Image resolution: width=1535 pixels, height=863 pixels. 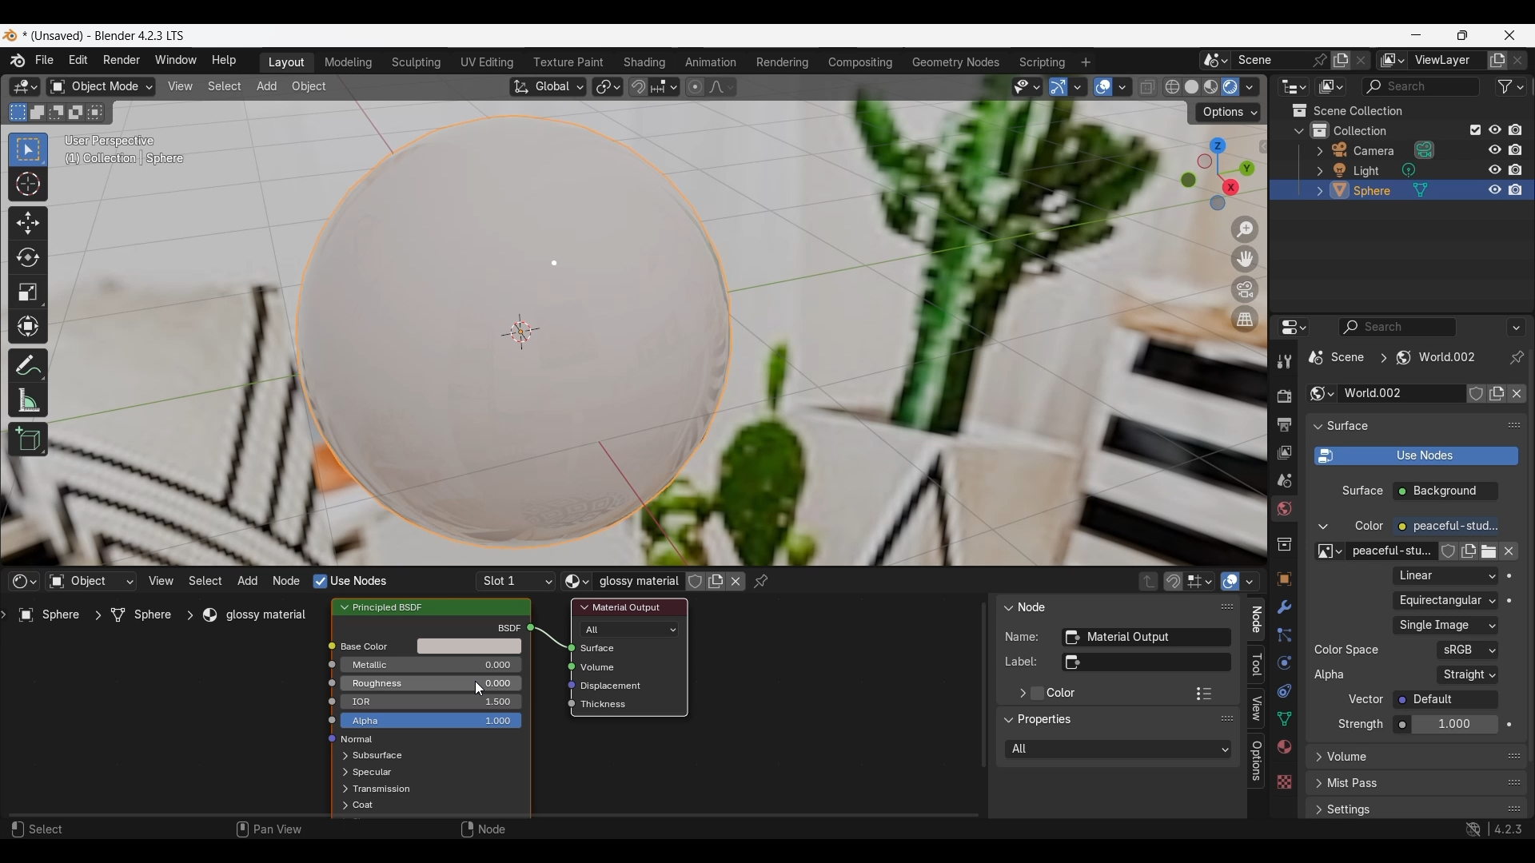 What do you see at coordinates (1315, 171) in the screenshot?
I see `expand respective scenes` at bounding box center [1315, 171].